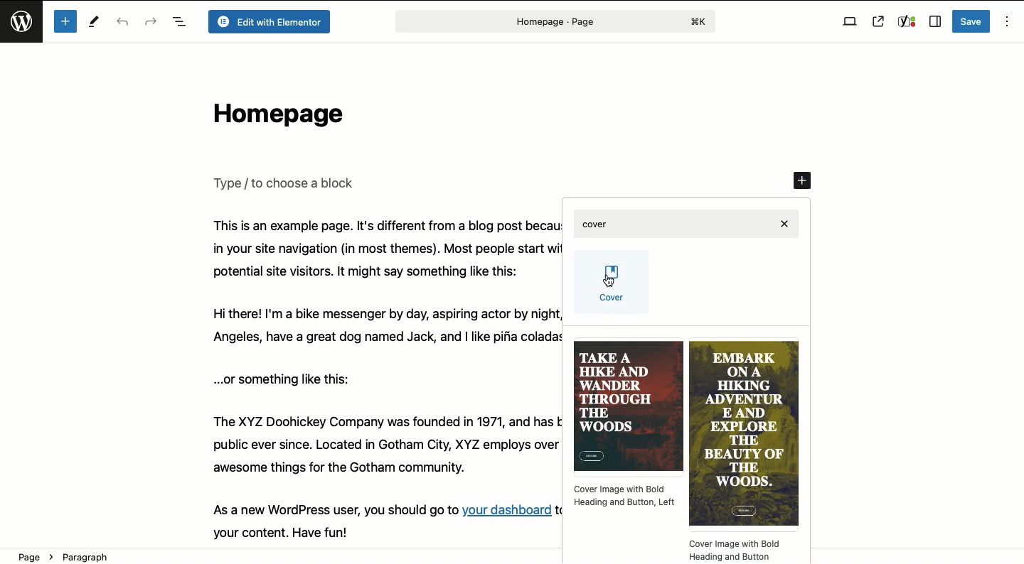 This screenshot has width=1024, height=564. I want to click on Choose a block, so click(287, 183).